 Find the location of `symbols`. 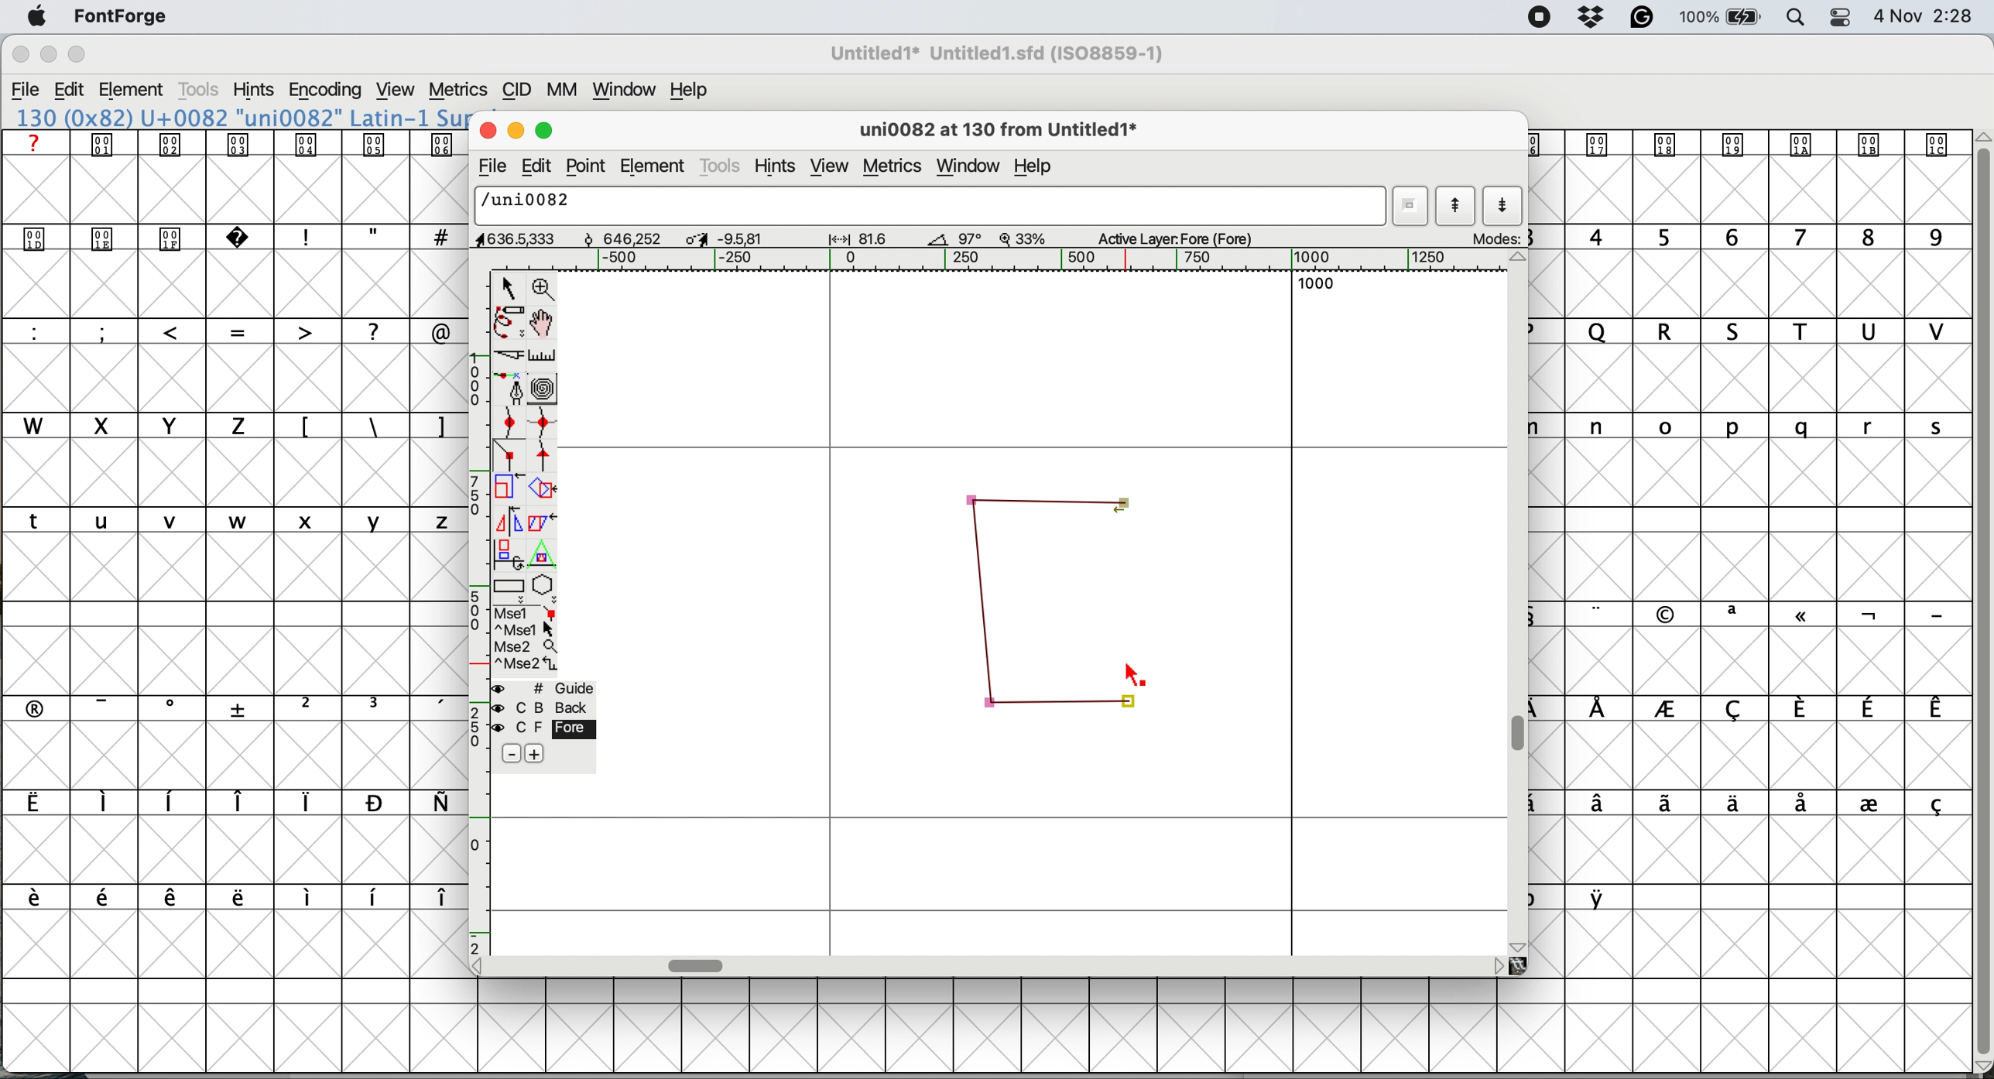

symbols is located at coordinates (228, 803).